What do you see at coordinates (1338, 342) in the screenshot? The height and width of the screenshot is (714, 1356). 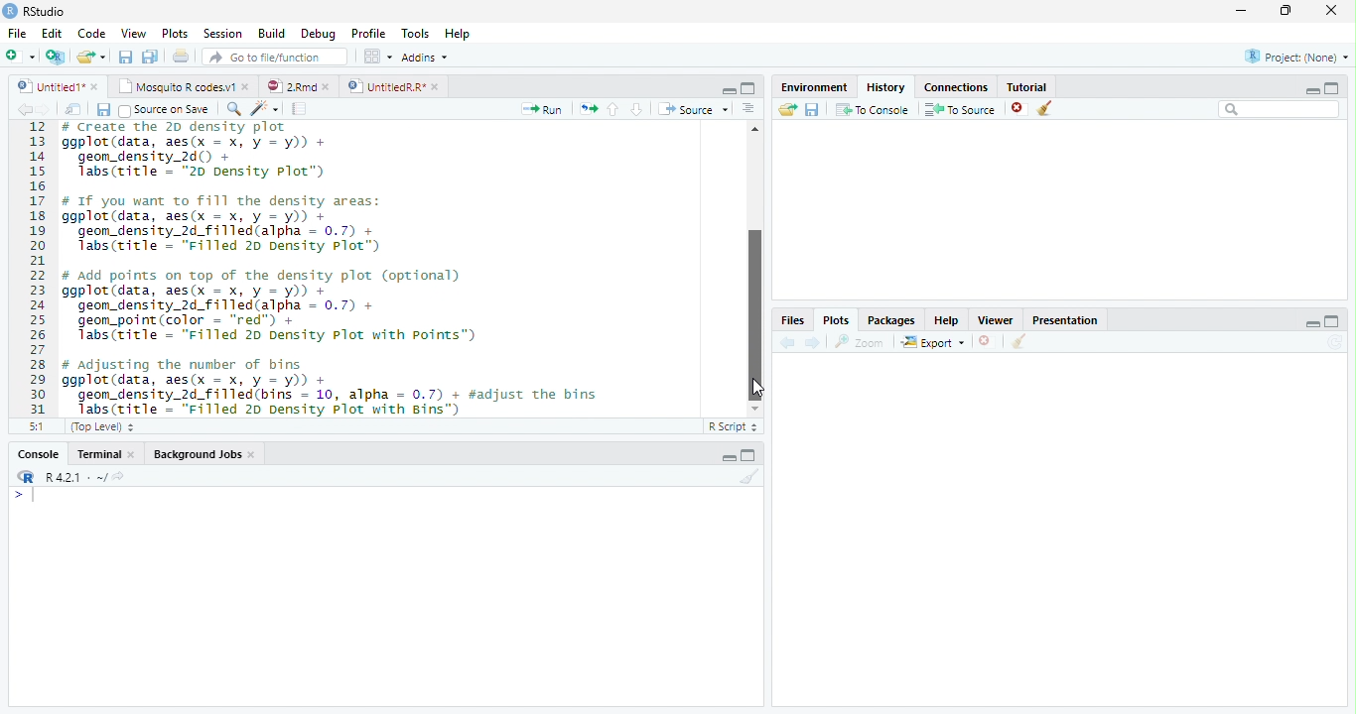 I see `Refresh` at bounding box center [1338, 342].